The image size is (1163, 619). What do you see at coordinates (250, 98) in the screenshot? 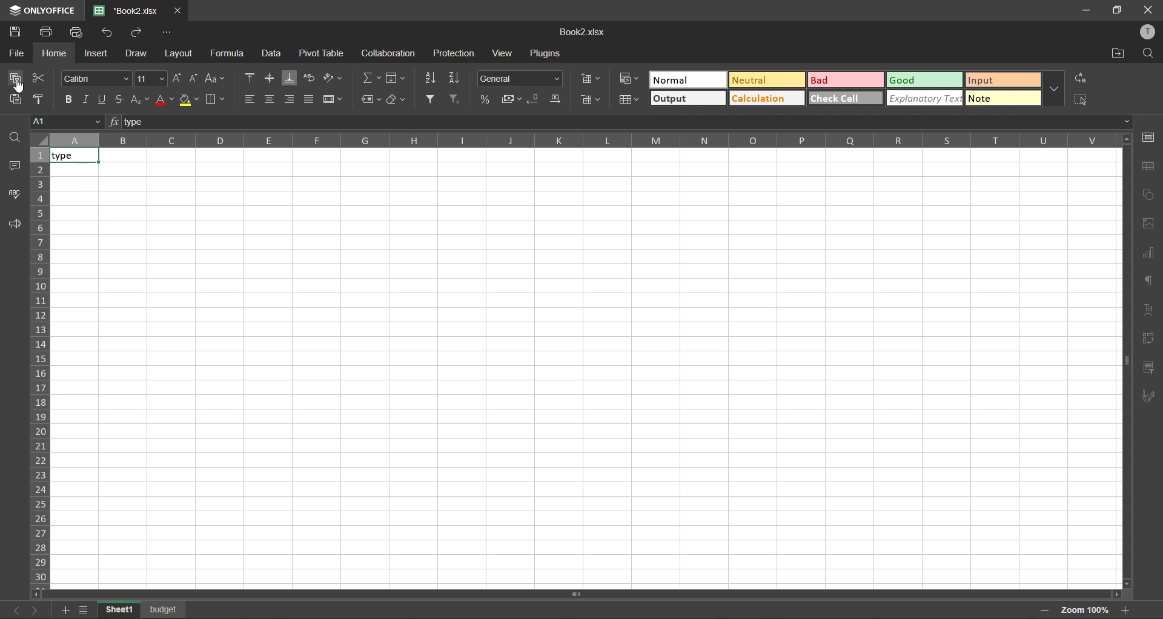
I see `align left` at bounding box center [250, 98].